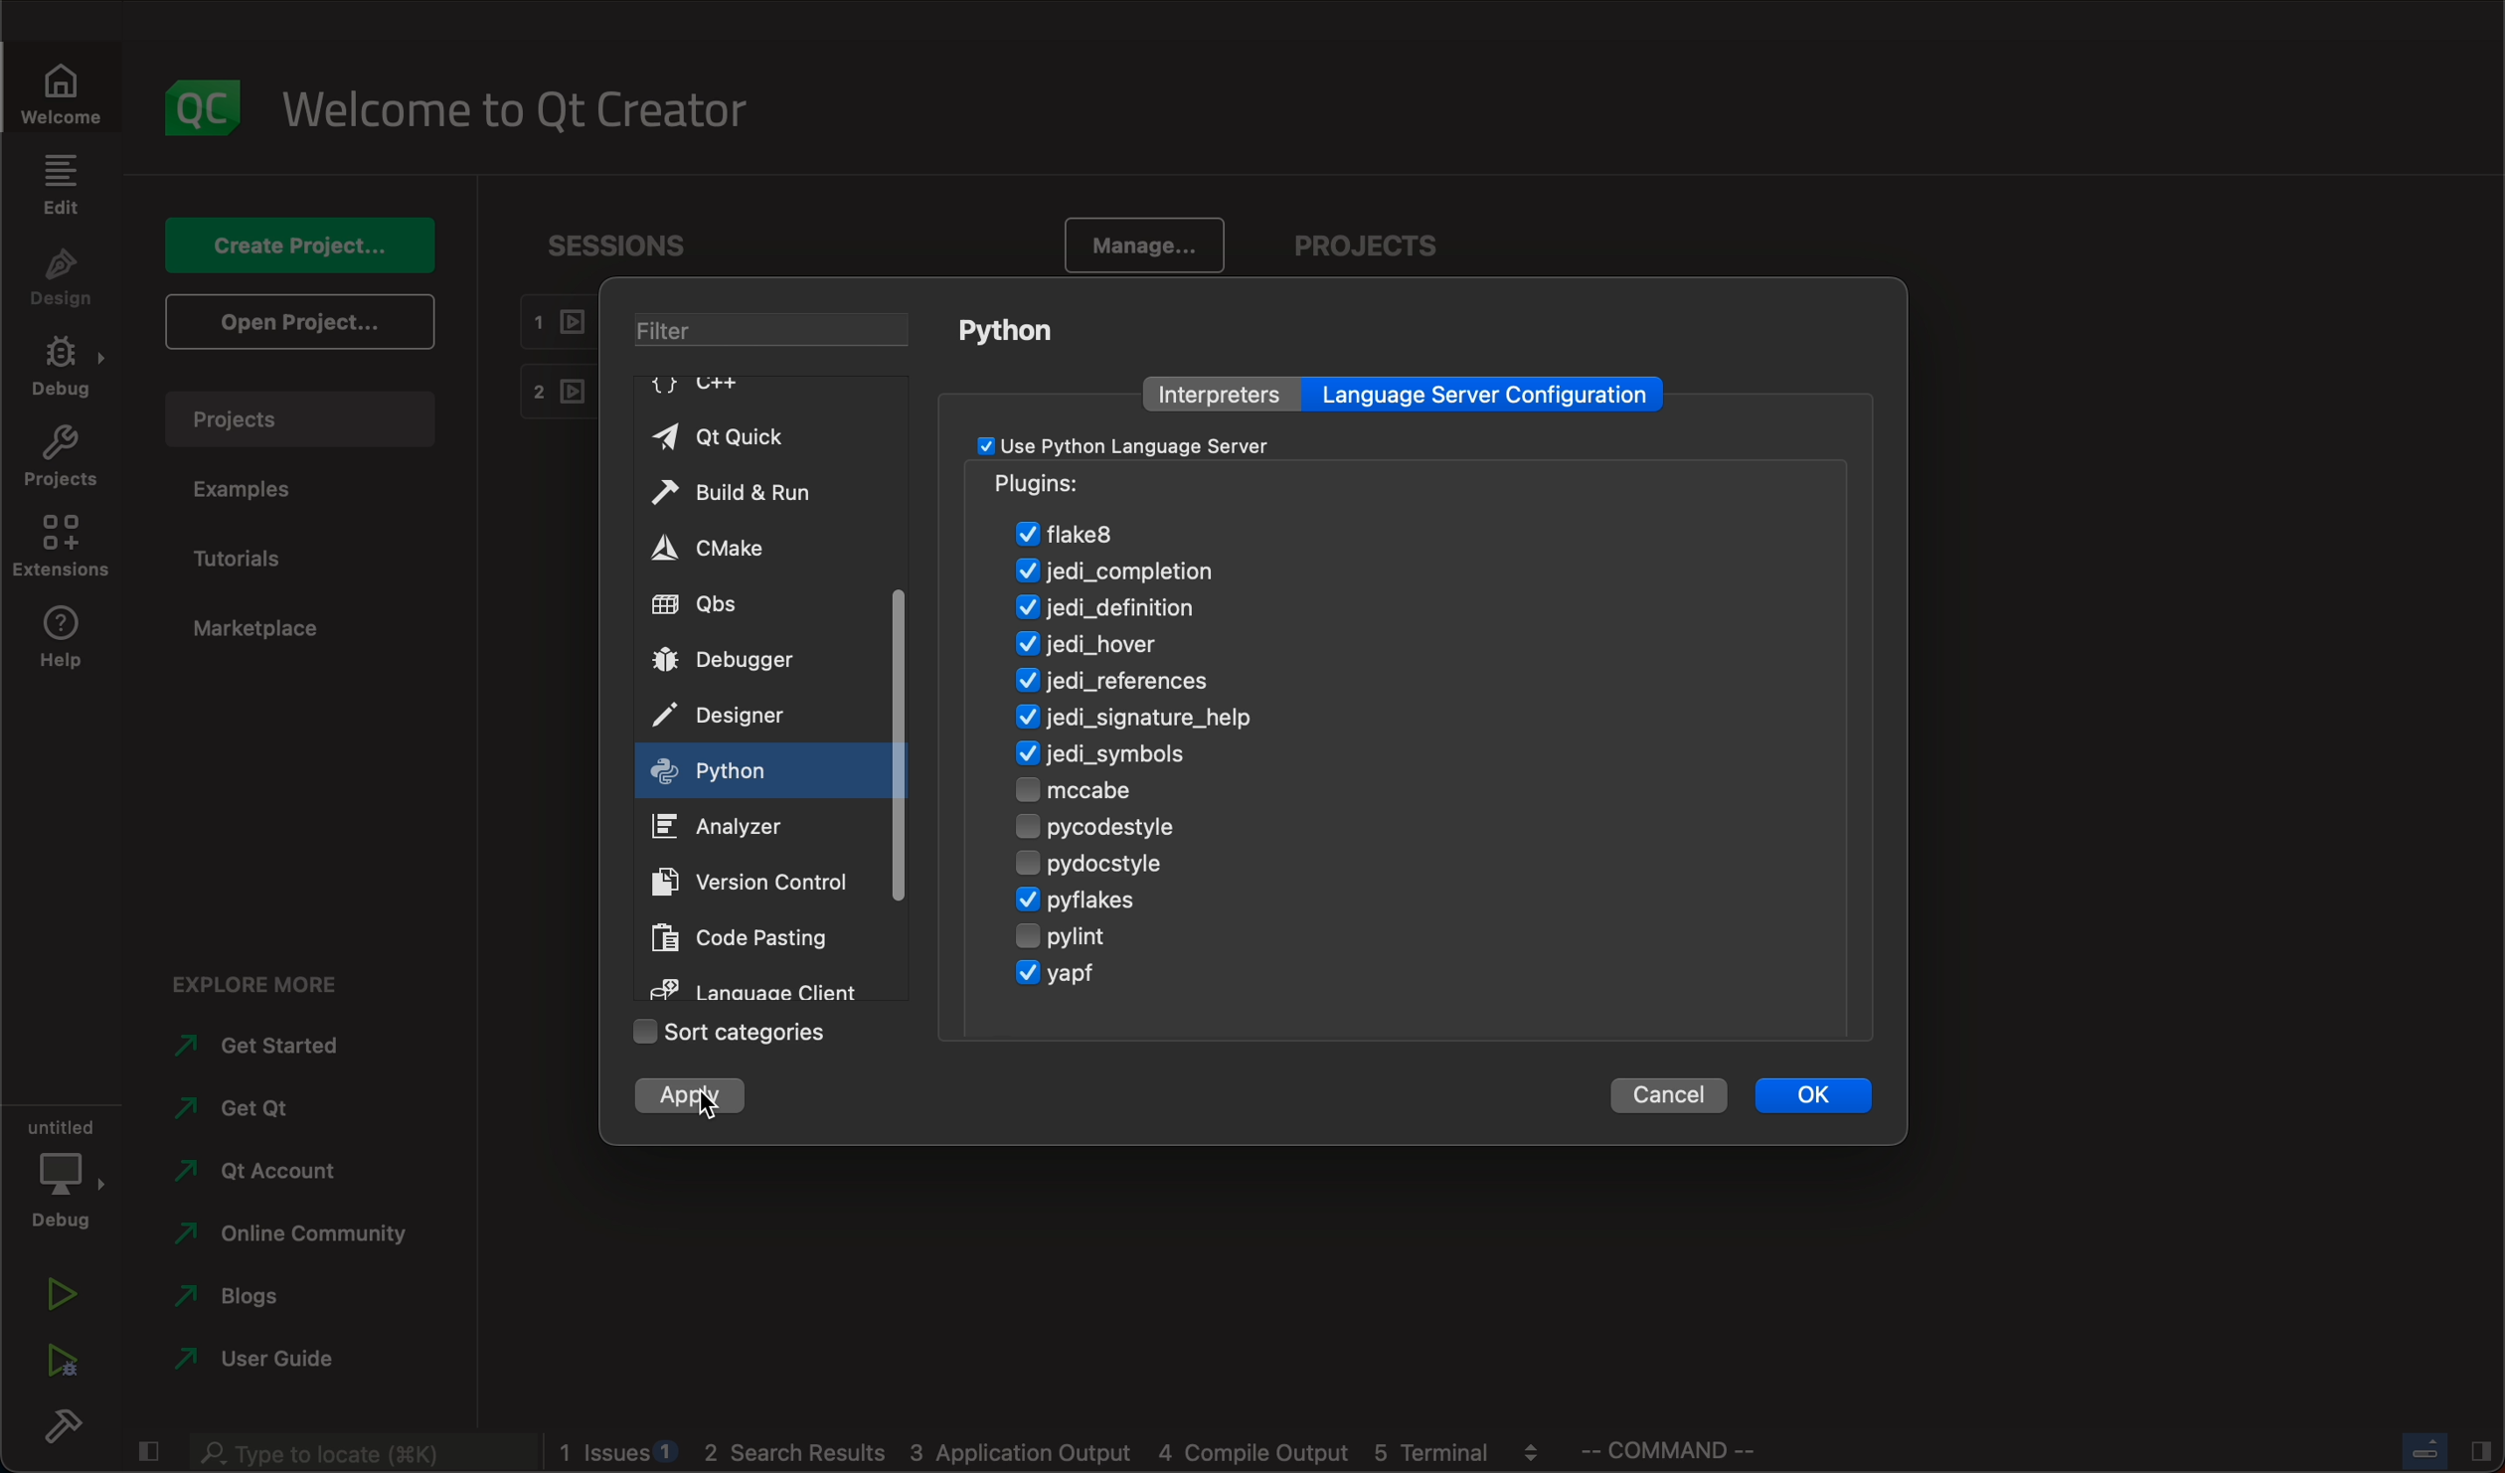 The width and height of the screenshot is (2505, 1473). Describe the element at coordinates (1817, 1090) in the screenshot. I see `ok` at that location.